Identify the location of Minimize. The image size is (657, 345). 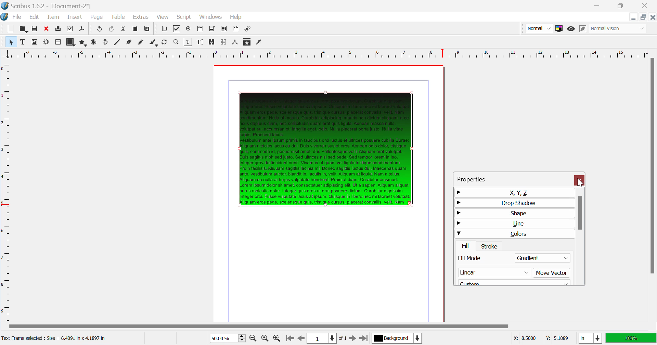
(622, 6).